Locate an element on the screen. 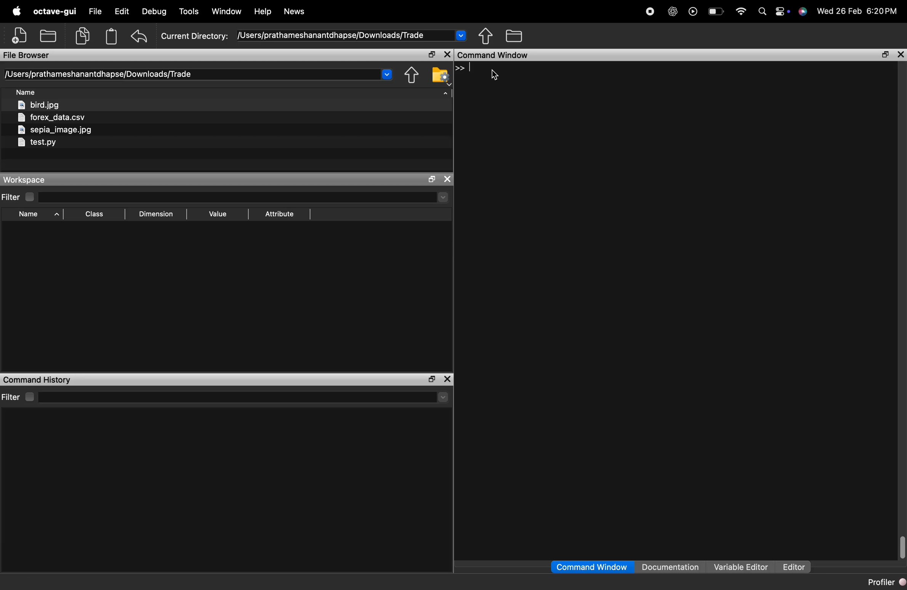 The height and width of the screenshot is (590, 907). dropdown is located at coordinates (461, 35).